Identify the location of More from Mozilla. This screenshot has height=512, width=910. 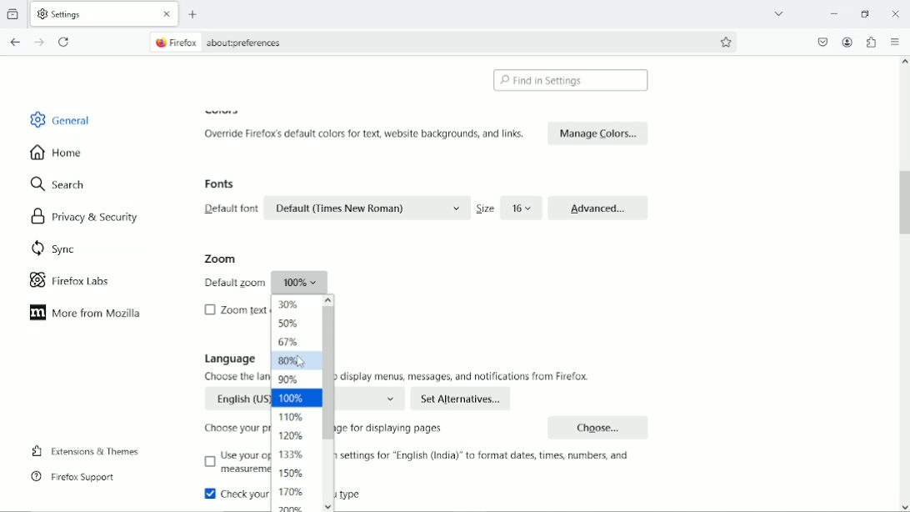
(86, 313).